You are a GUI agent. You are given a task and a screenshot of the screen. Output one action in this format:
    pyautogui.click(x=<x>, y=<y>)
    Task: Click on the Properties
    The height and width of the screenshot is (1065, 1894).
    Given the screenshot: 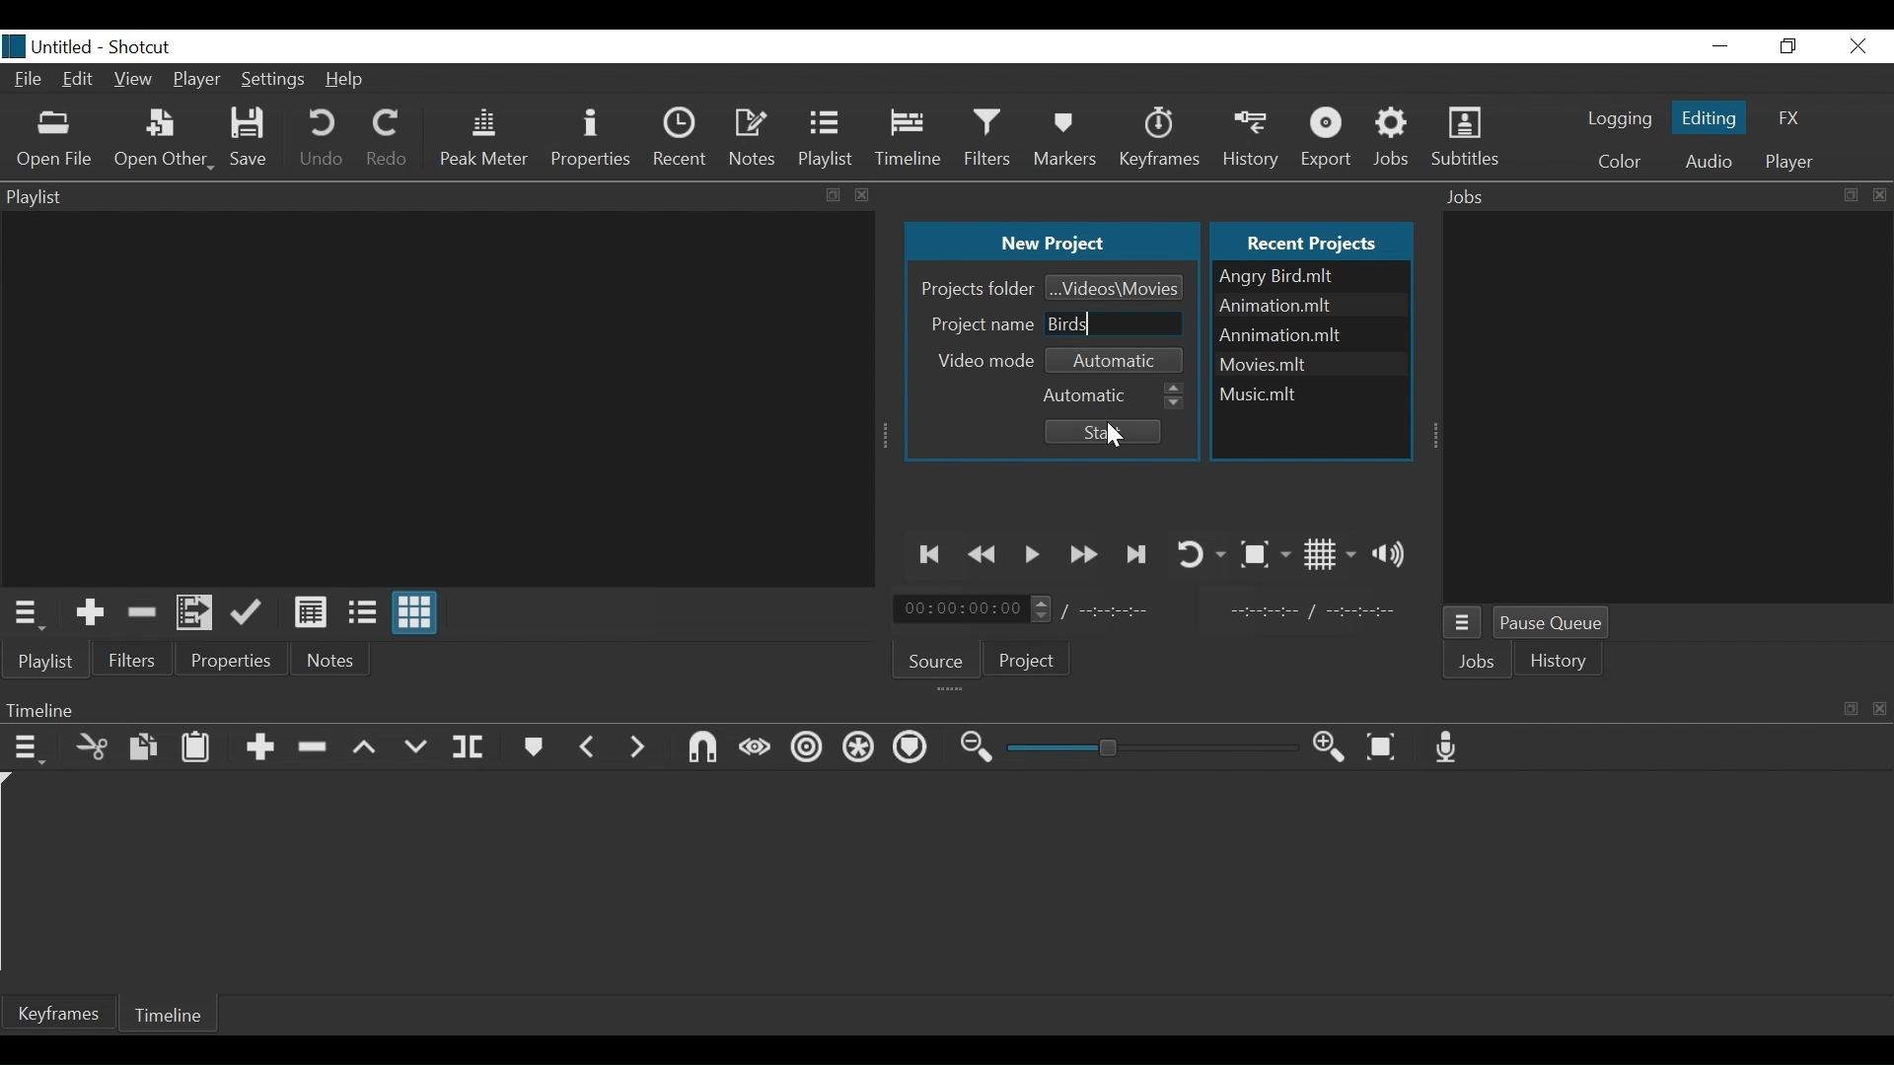 What is the action you would take?
    pyautogui.click(x=233, y=659)
    